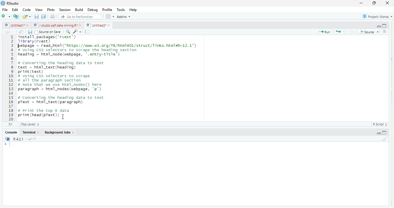 This screenshot has width=394, height=208. Describe the element at coordinates (3, 3) in the screenshot. I see `rs studio logo` at that location.